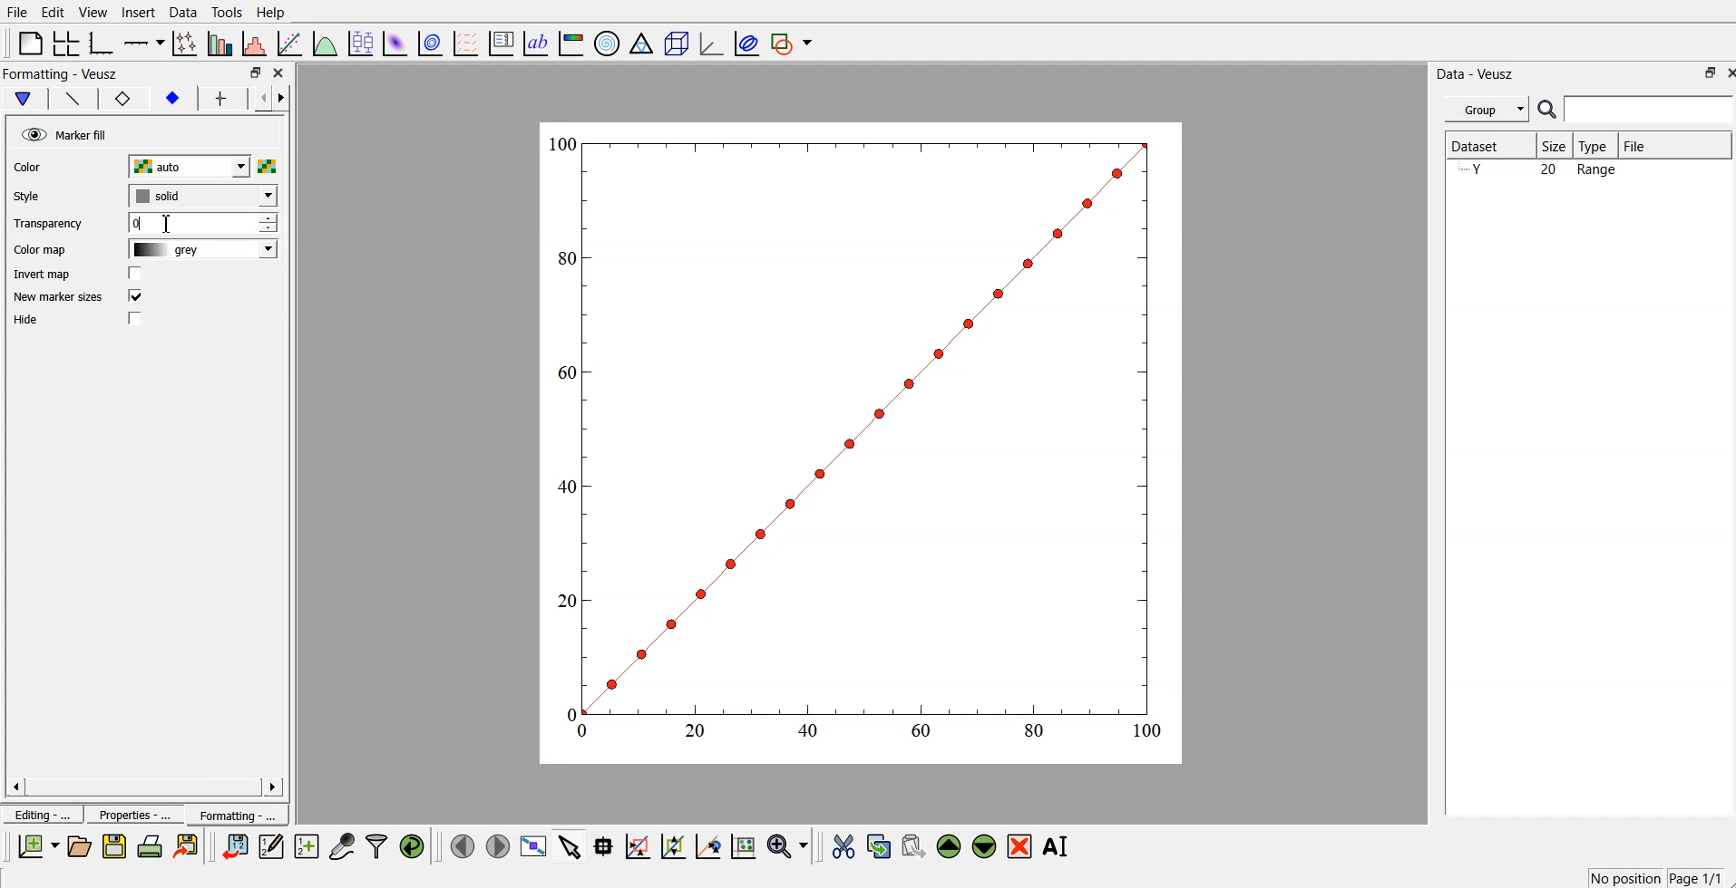 Image resolution: width=1736 pixels, height=888 pixels. Describe the element at coordinates (144, 42) in the screenshot. I see `add an axis to the plot` at that location.